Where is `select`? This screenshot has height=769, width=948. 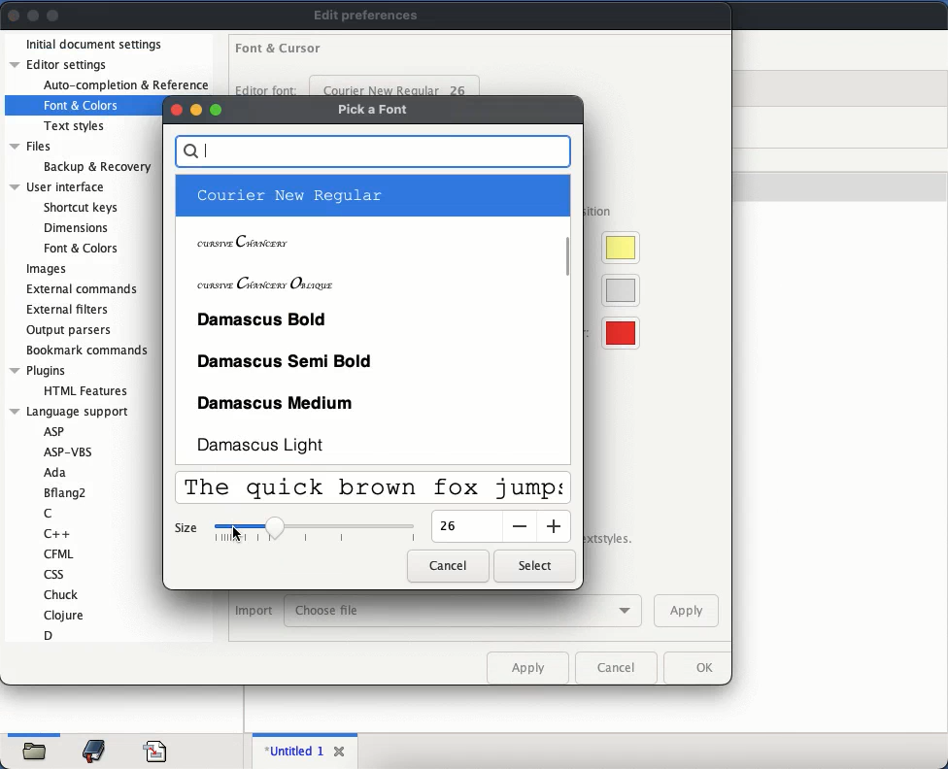
select is located at coordinates (531, 566).